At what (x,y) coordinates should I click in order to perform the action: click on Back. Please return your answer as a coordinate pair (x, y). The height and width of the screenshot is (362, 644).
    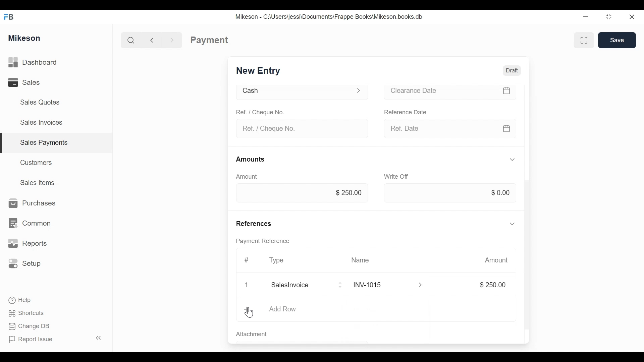
    Looking at the image, I should click on (155, 40).